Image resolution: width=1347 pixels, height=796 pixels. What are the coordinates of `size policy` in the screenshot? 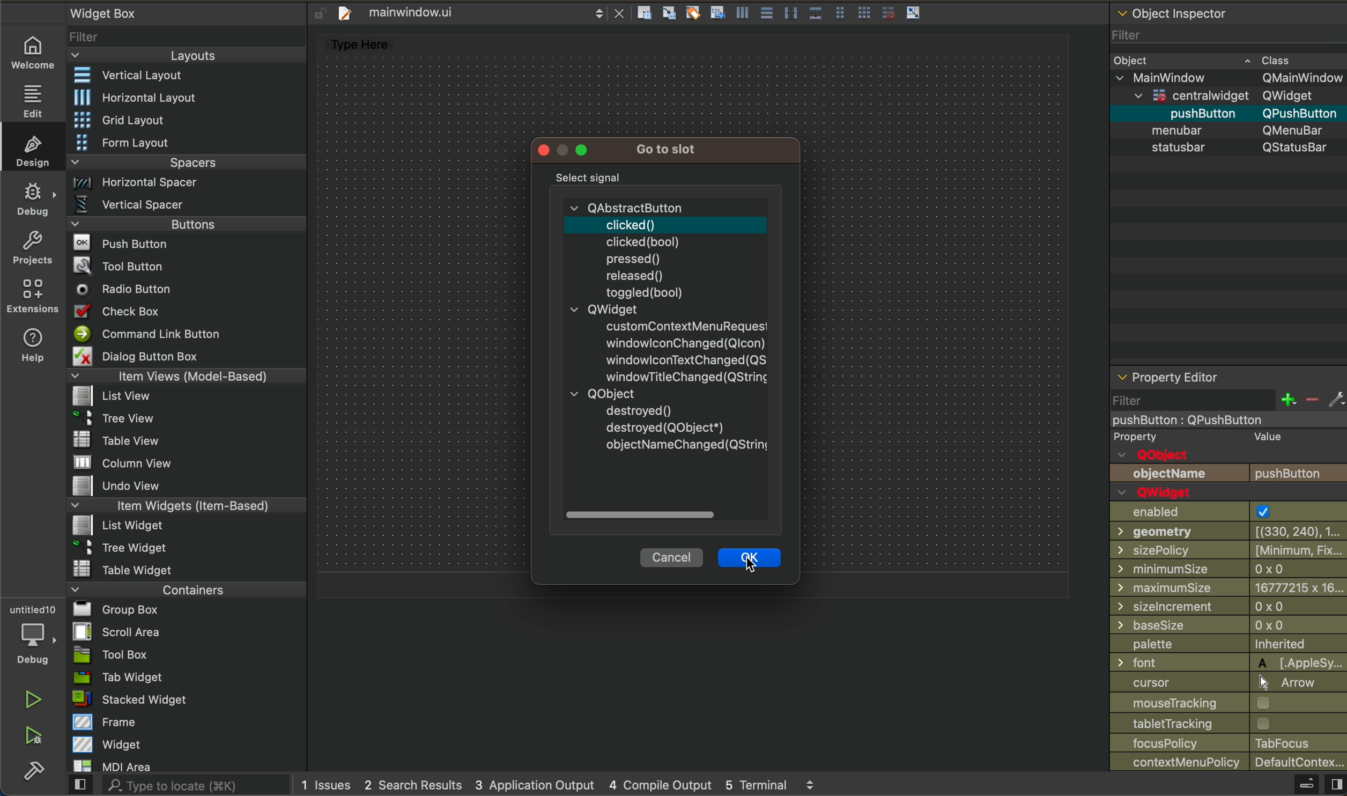 It's located at (1228, 549).